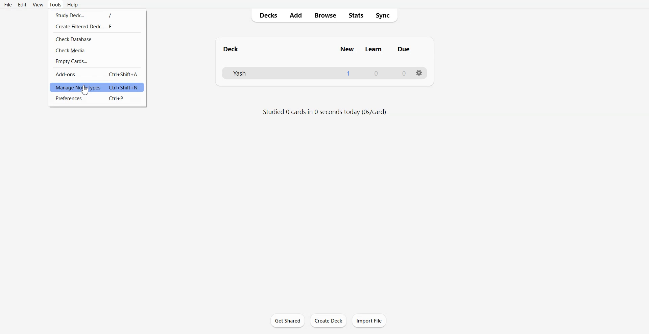 Image resolution: width=649 pixels, height=334 pixels. I want to click on Add, so click(295, 16).